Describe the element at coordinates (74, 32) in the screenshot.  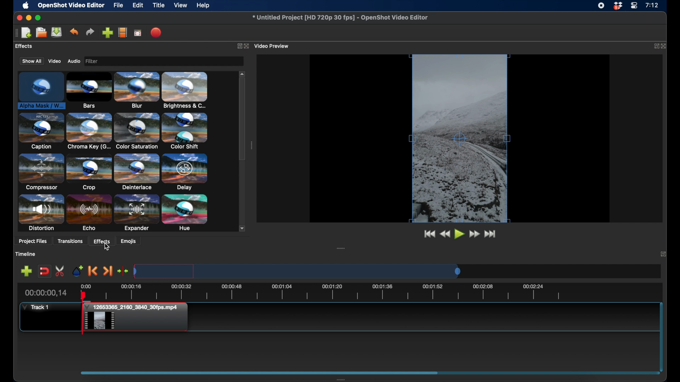
I see `undo` at that location.